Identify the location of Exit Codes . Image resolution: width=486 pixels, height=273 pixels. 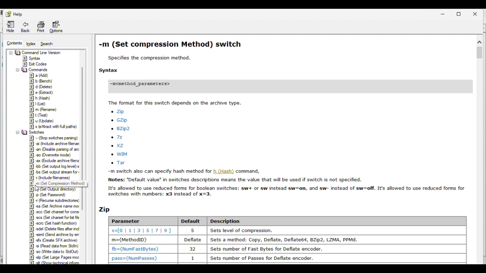
(36, 64).